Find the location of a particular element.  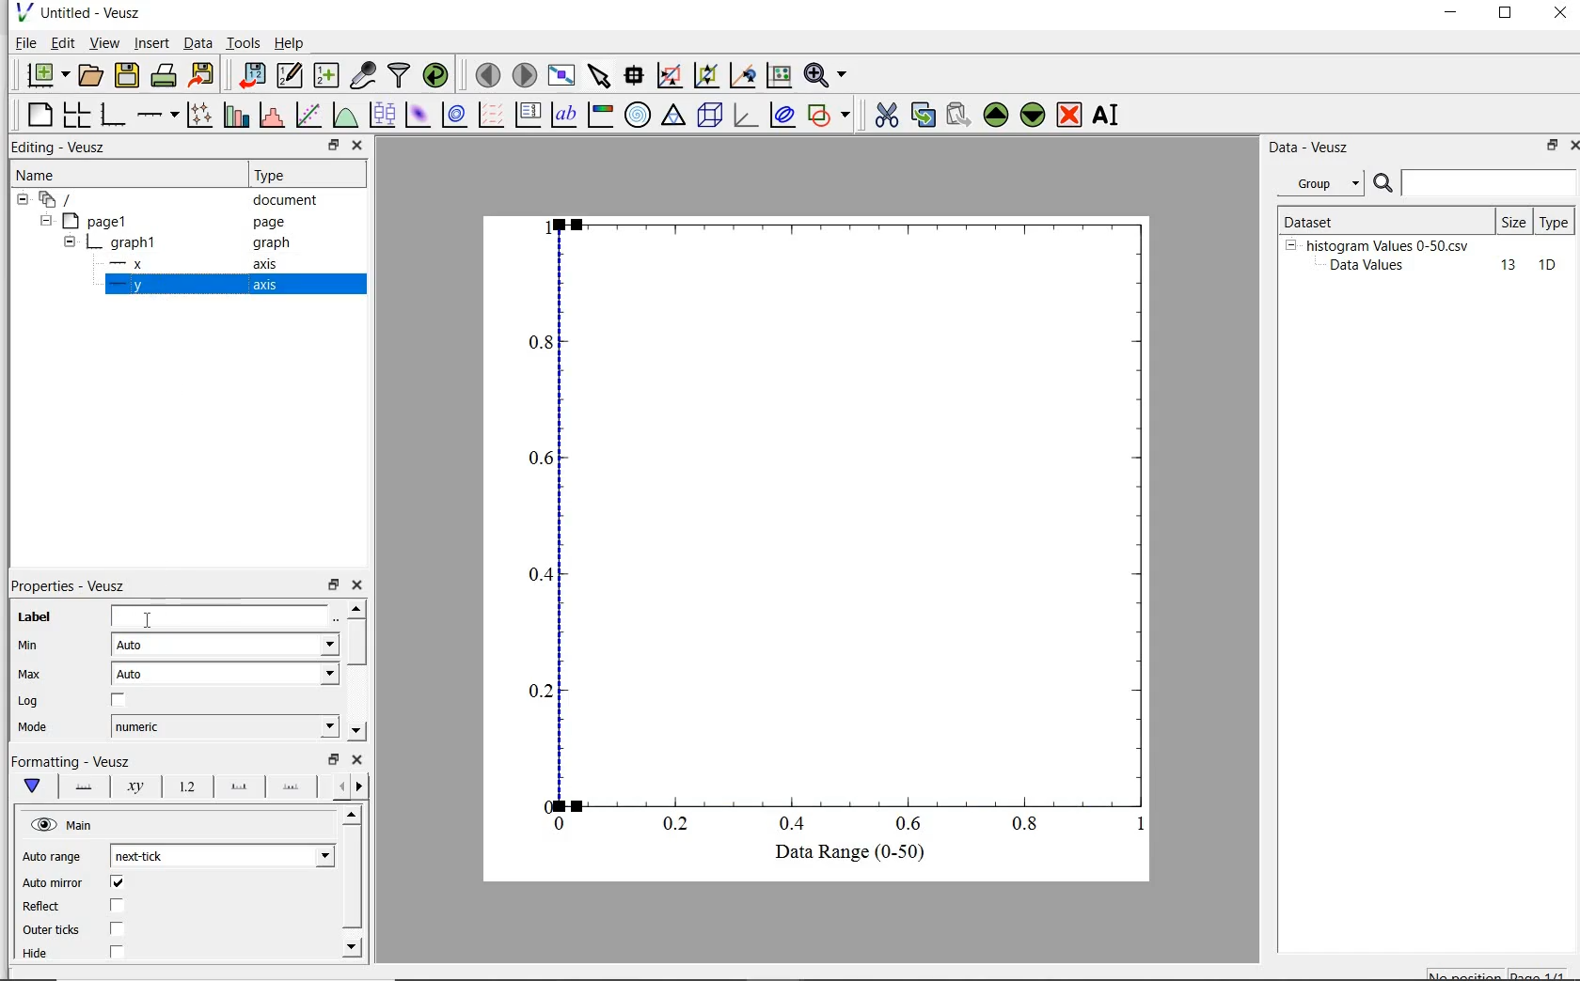

add axis on the plot is located at coordinates (157, 113).